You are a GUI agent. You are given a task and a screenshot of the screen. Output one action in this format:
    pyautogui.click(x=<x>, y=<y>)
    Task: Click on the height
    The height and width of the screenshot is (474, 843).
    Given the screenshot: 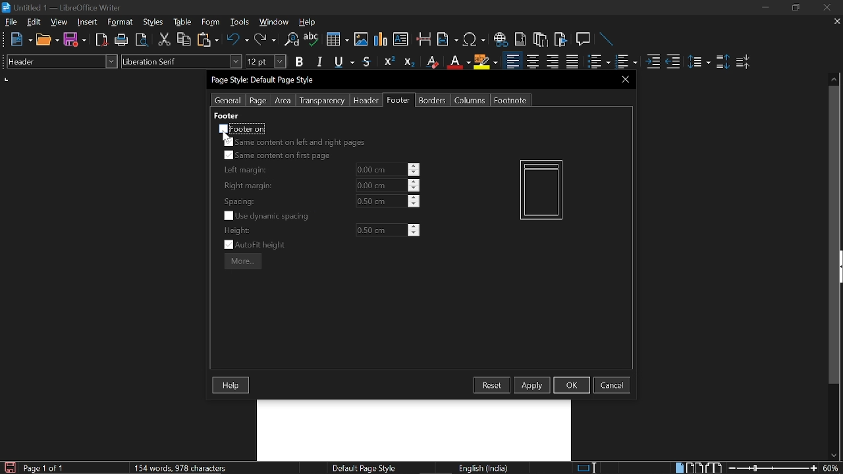 What is the action you would take?
    pyautogui.click(x=237, y=230)
    